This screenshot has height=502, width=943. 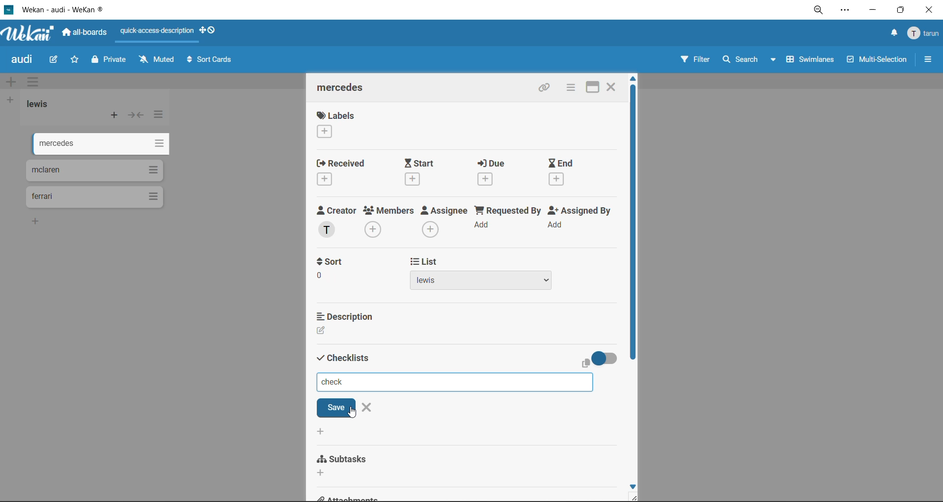 What do you see at coordinates (812, 61) in the screenshot?
I see `swimlanes` at bounding box center [812, 61].